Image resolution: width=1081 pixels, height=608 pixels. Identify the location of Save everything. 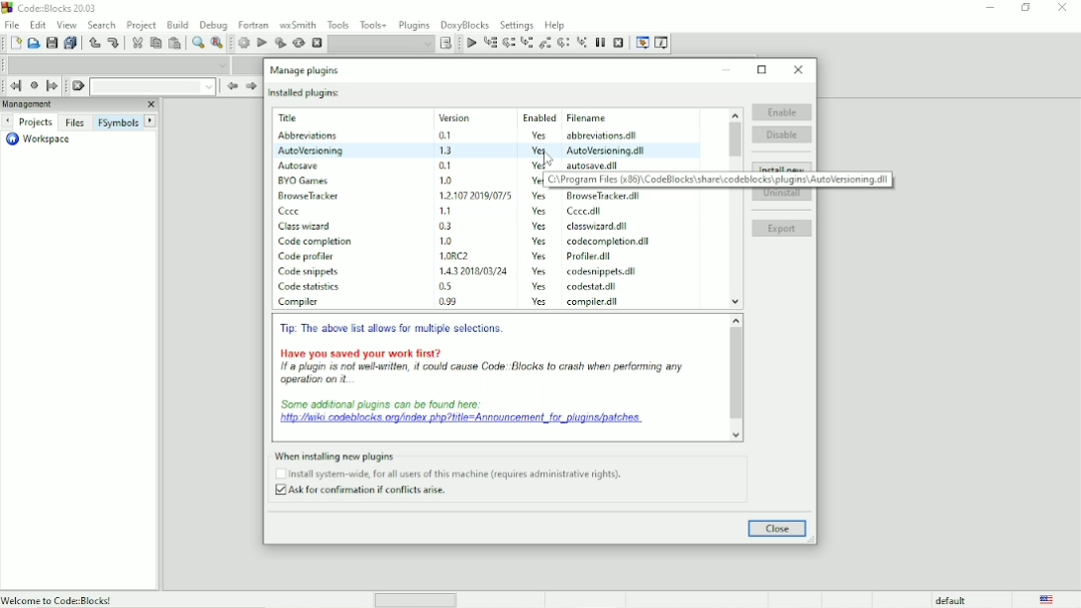
(71, 44).